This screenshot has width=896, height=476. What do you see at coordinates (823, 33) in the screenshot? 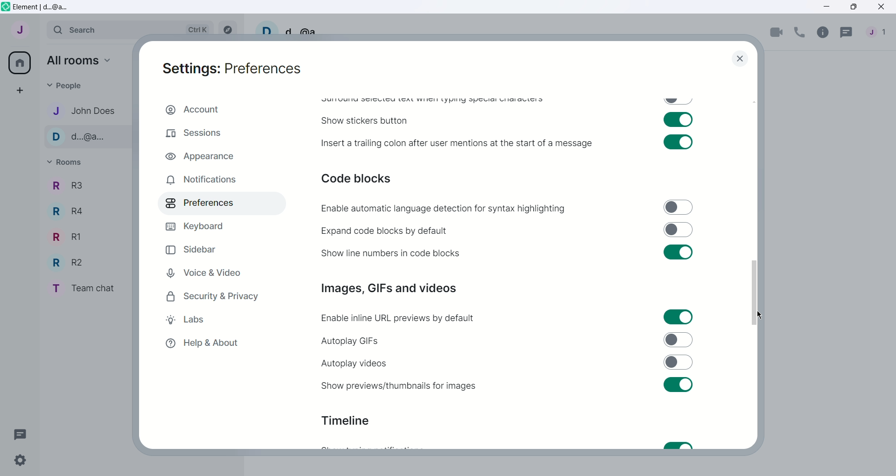
I see `Room info` at bounding box center [823, 33].